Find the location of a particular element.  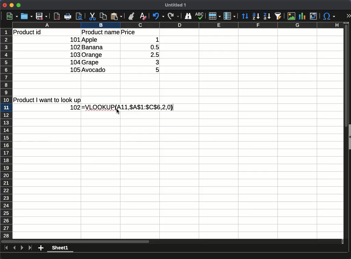

price is located at coordinates (128, 32).